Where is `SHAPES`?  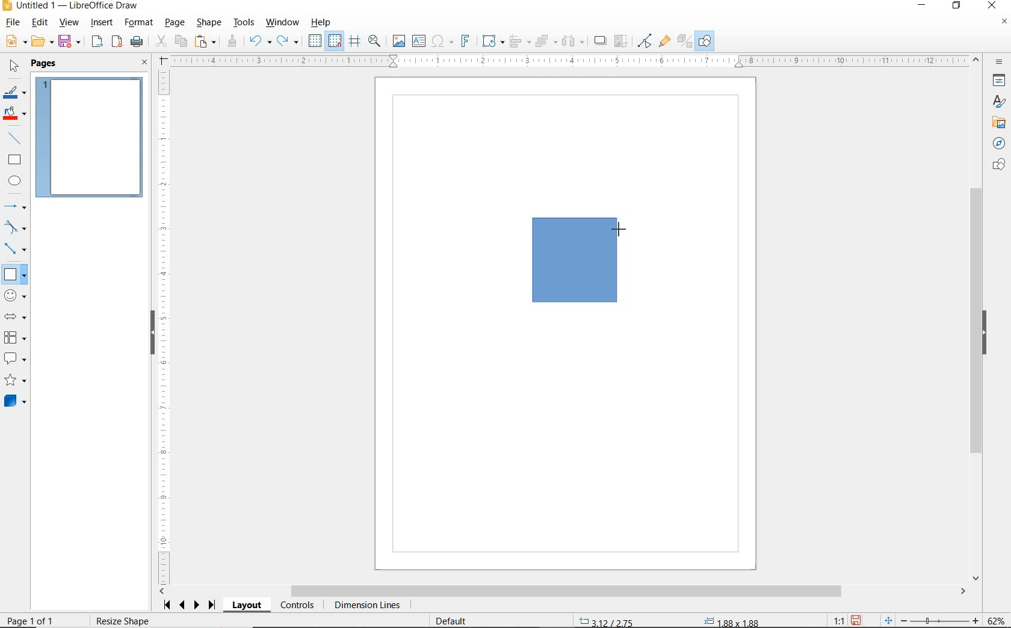 SHAPES is located at coordinates (997, 165).